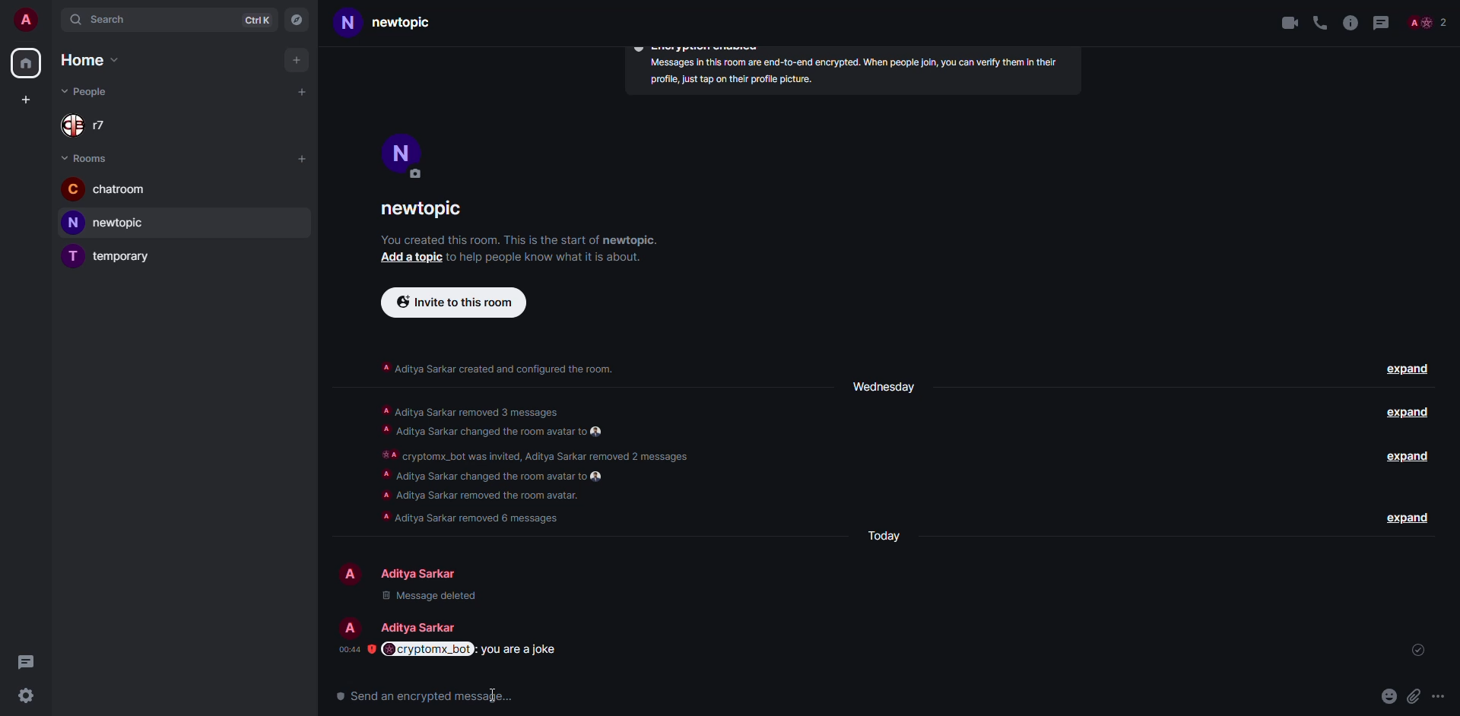 Image resolution: width=1460 pixels, height=716 pixels. Describe the element at coordinates (26, 20) in the screenshot. I see `profile` at that location.